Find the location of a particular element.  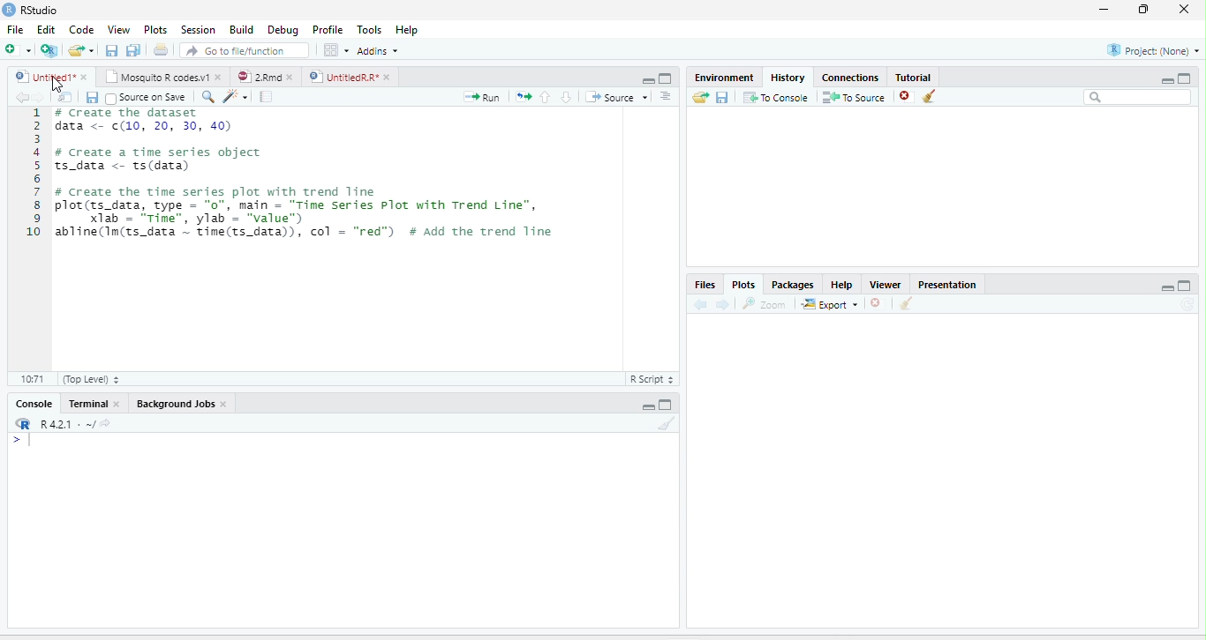

Code is located at coordinates (82, 29).